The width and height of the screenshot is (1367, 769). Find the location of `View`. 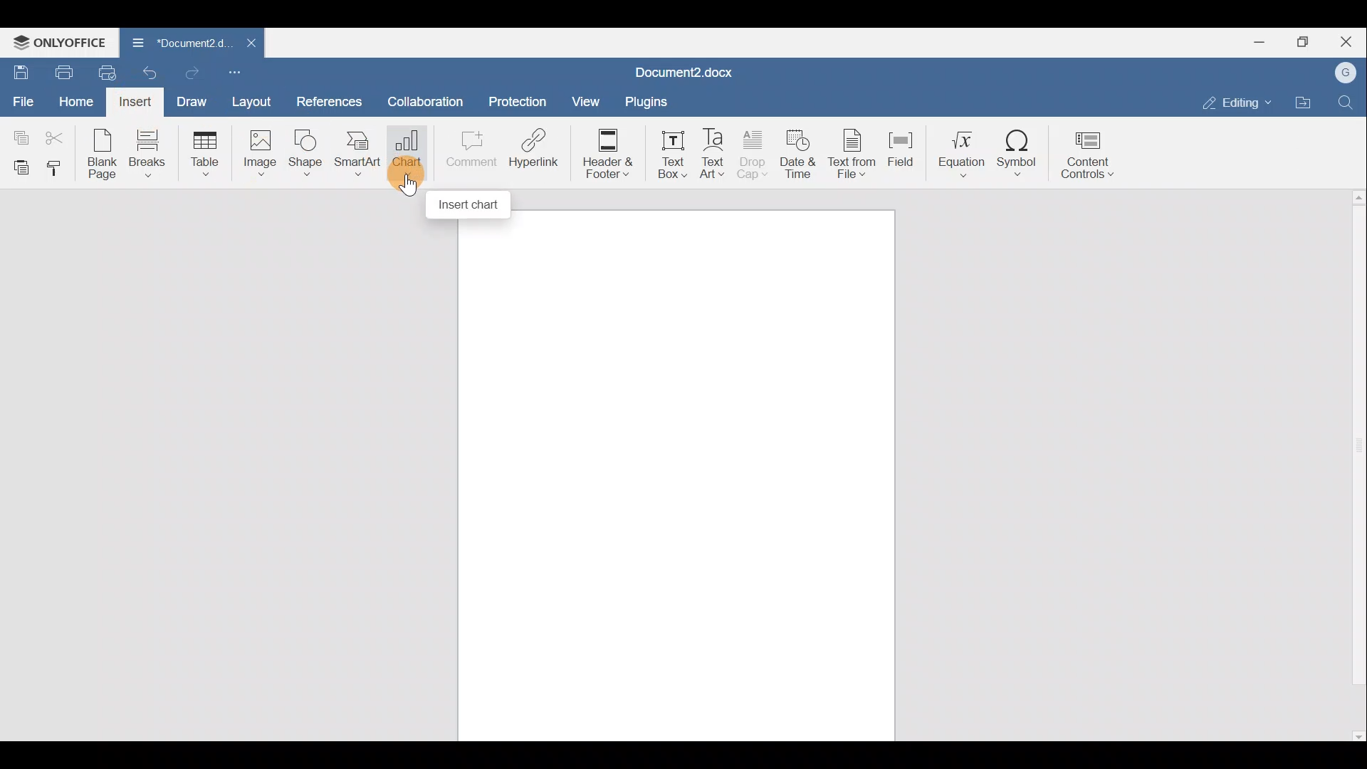

View is located at coordinates (587, 100).